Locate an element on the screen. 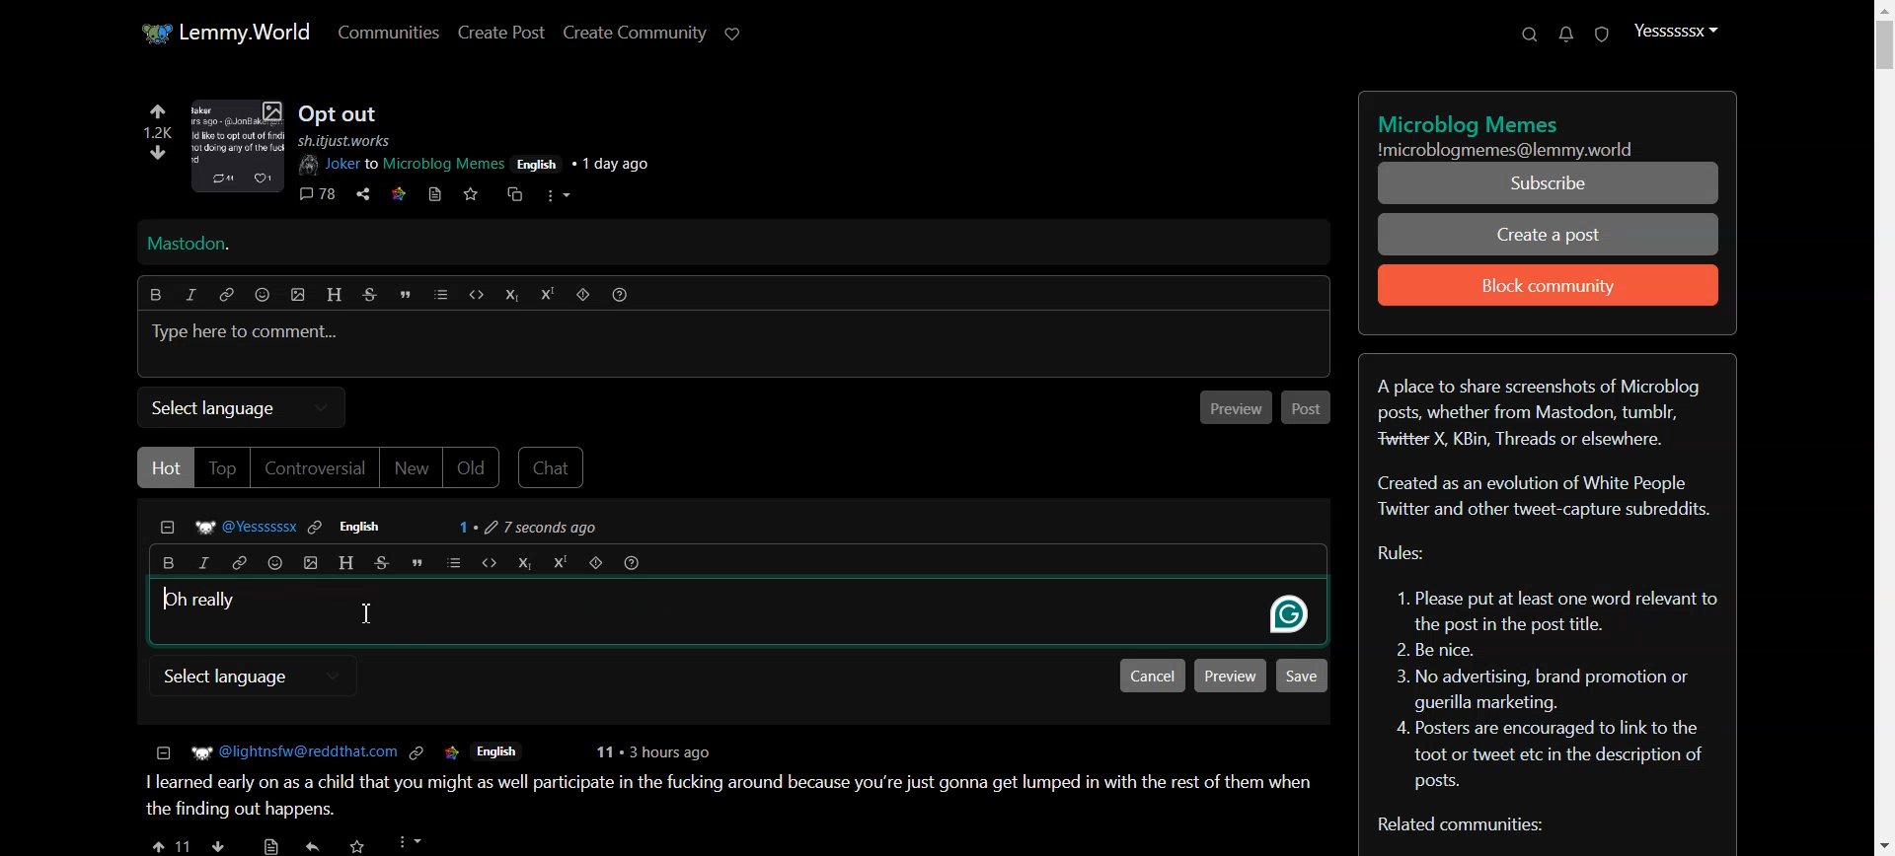 Image resolution: width=1895 pixels, height=856 pixels. share is located at coordinates (314, 842).